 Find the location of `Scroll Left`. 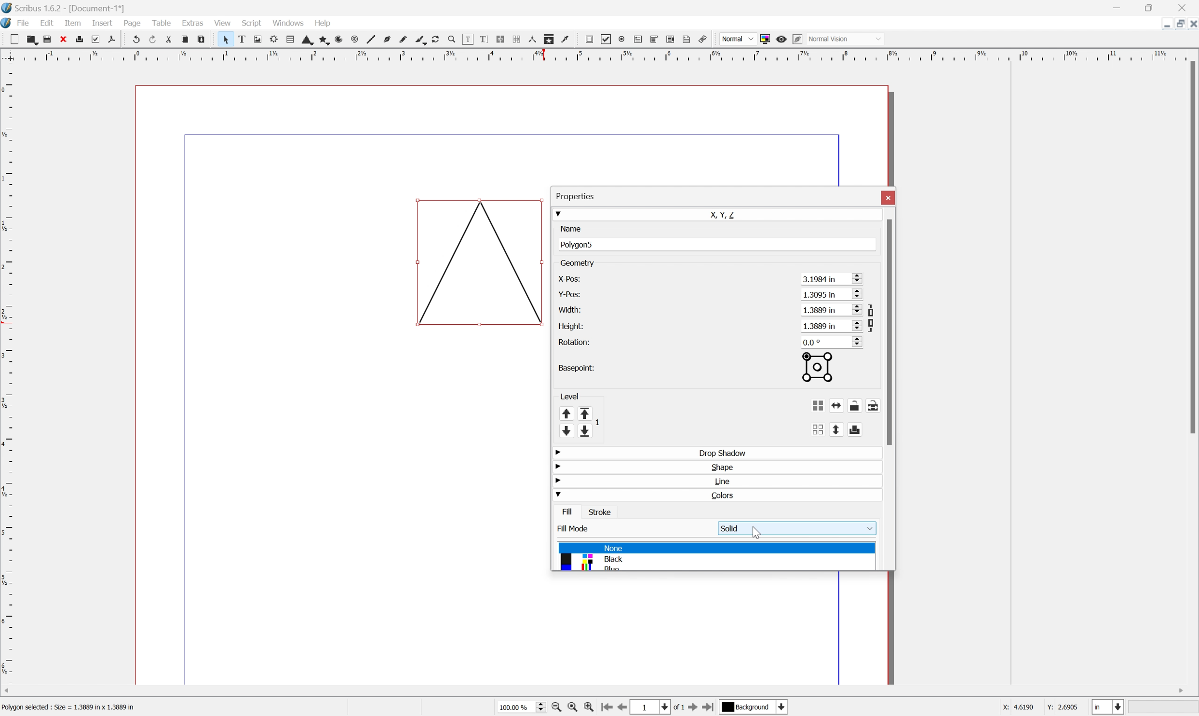

Scroll Left is located at coordinates (8, 690).